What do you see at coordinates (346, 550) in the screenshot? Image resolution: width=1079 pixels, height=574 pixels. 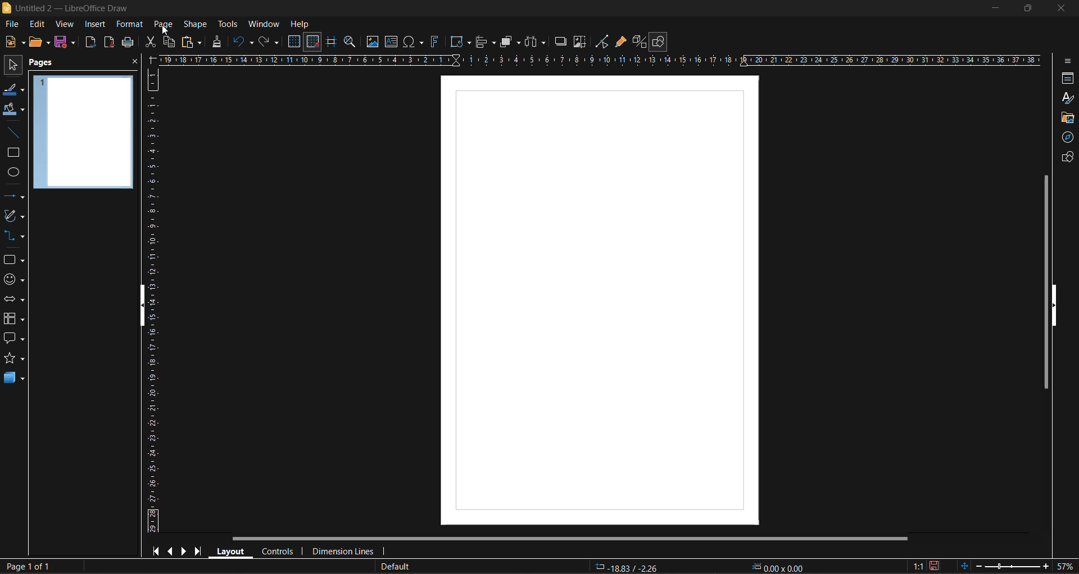 I see `dimension lines` at bounding box center [346, 550].